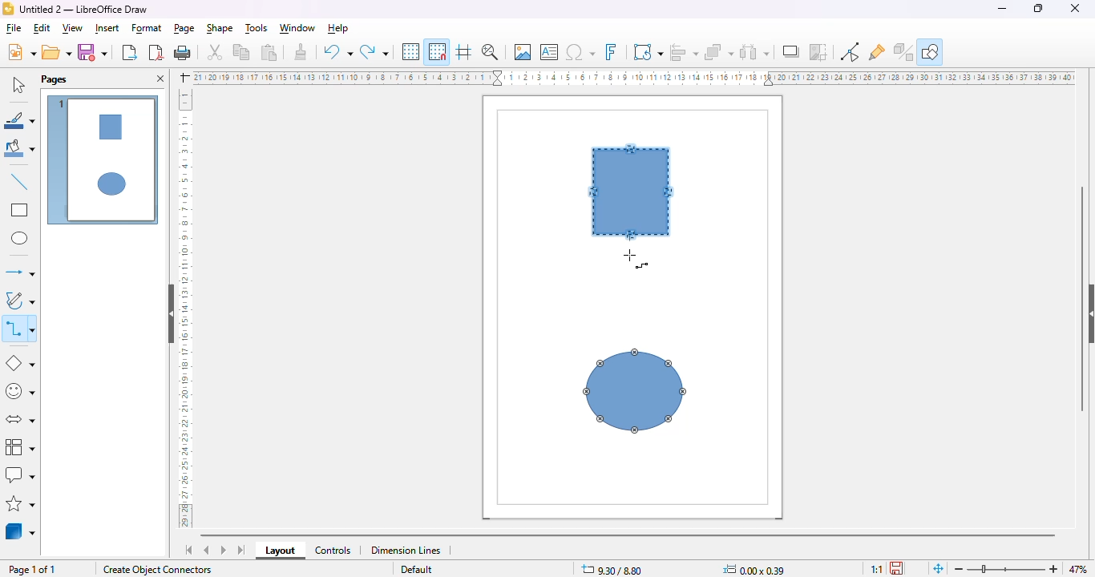  I want to click on symbol shapes, so click(21, 392).